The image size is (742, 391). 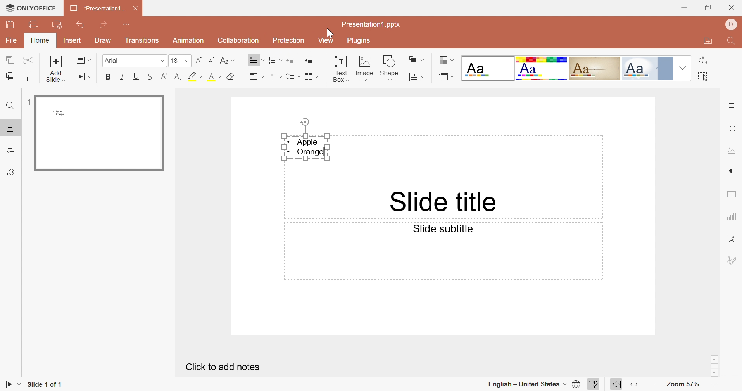 I want to click on cursor, so click(x=8, y=7).